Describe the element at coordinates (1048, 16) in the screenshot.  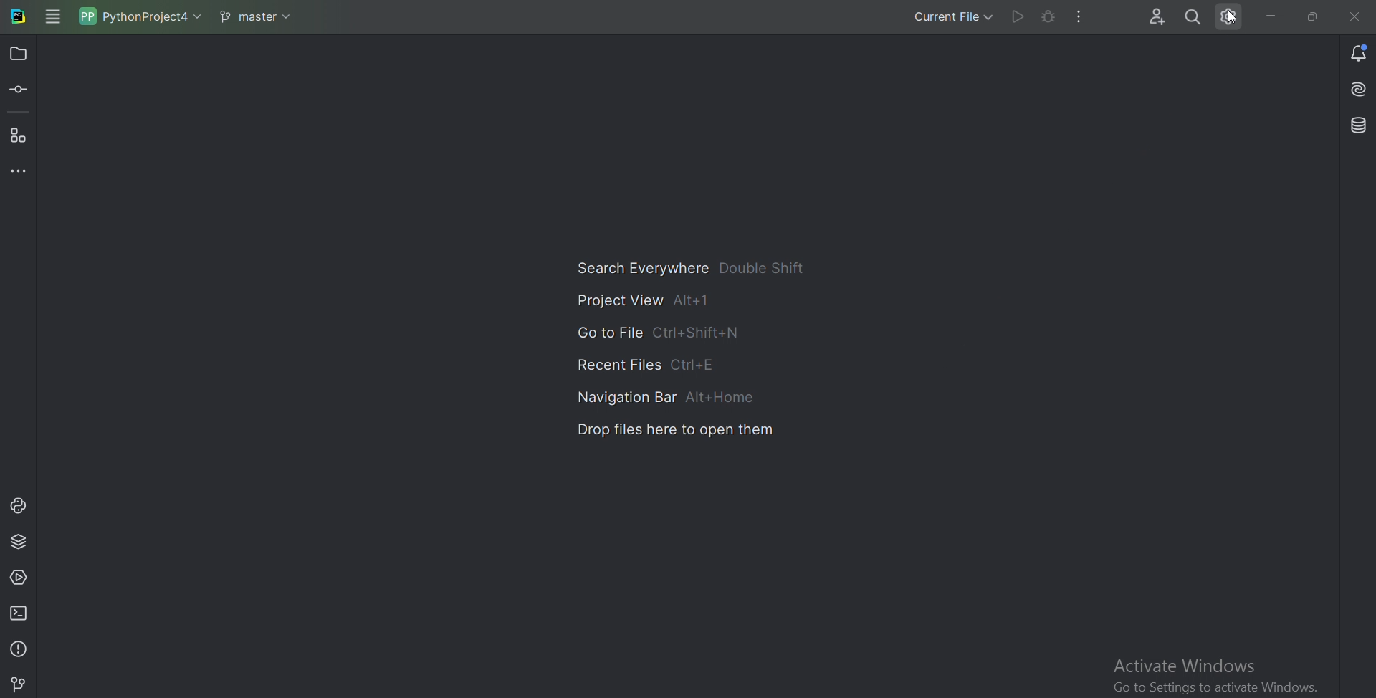
I see `Debug` at that location.